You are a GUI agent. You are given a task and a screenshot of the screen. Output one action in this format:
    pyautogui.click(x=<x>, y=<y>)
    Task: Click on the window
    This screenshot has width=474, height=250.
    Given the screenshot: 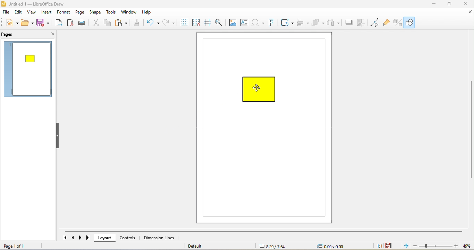 What is the action you would take?
    pyautogui.click(x=130, y=12)
    